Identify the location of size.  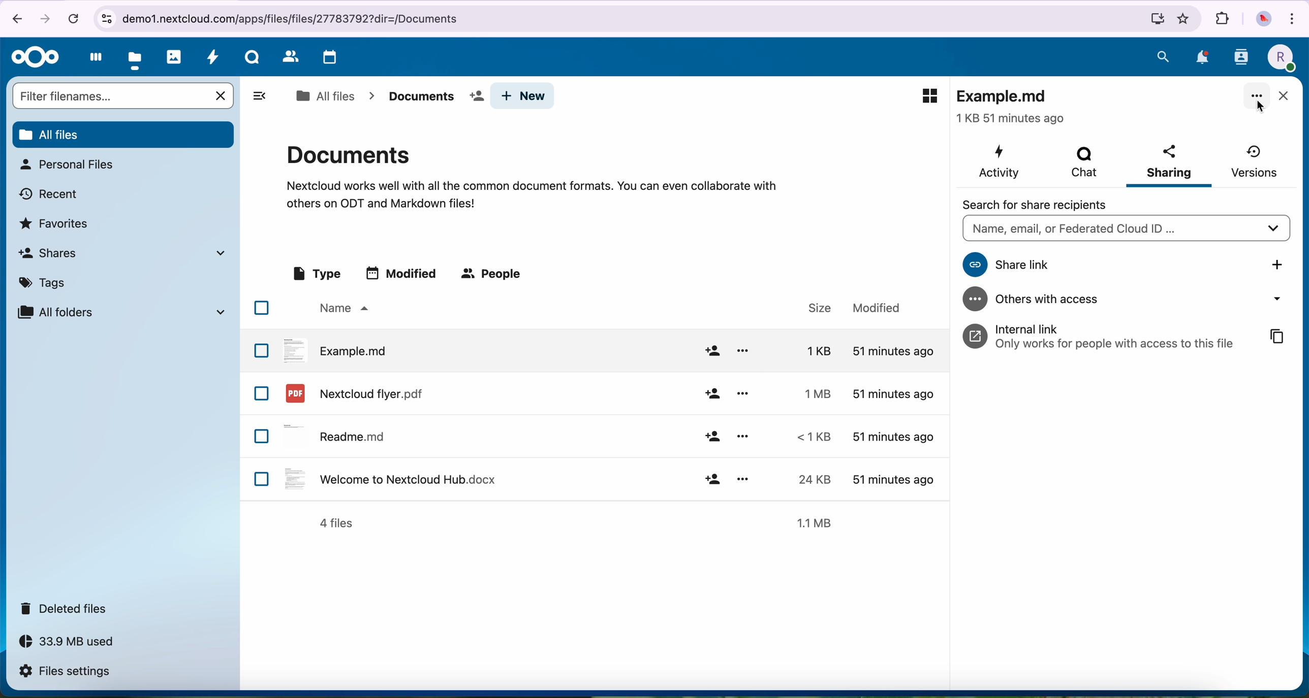
(809, 350).